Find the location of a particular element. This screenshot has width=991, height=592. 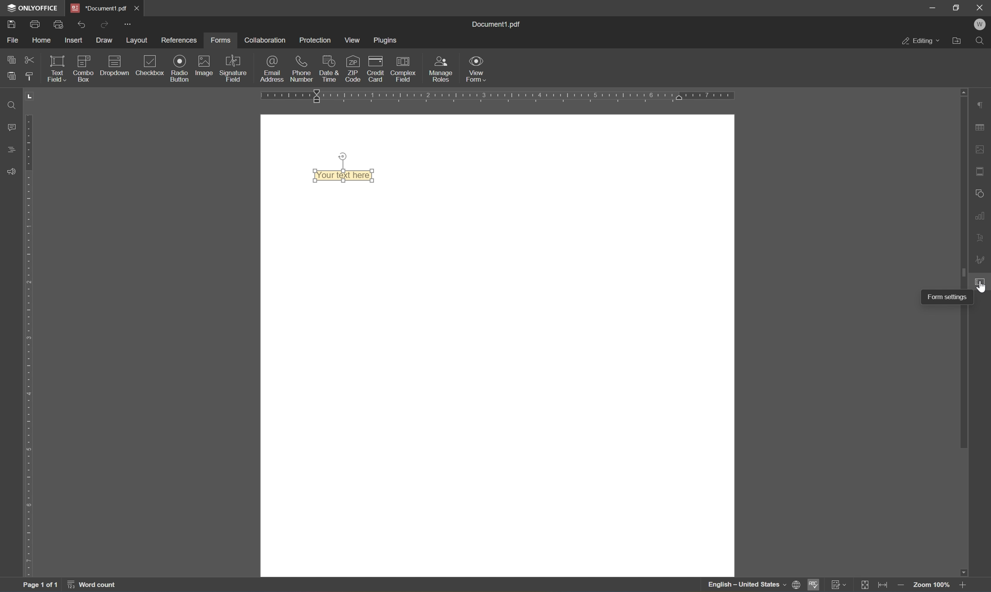

view form is located at coordinates (477, 69).